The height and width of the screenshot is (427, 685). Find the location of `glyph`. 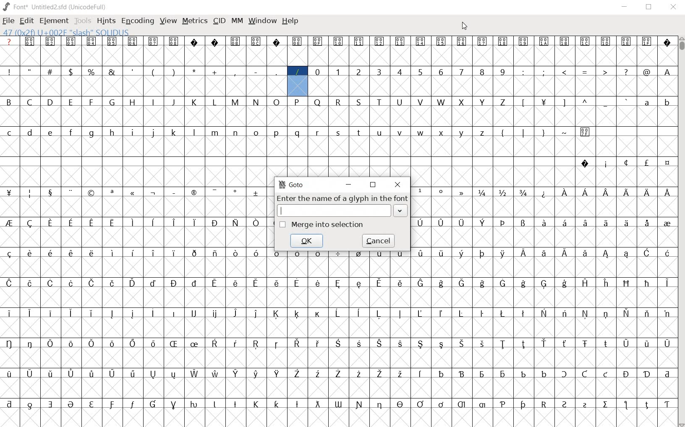

glyph is located at coordinates (235, 313).